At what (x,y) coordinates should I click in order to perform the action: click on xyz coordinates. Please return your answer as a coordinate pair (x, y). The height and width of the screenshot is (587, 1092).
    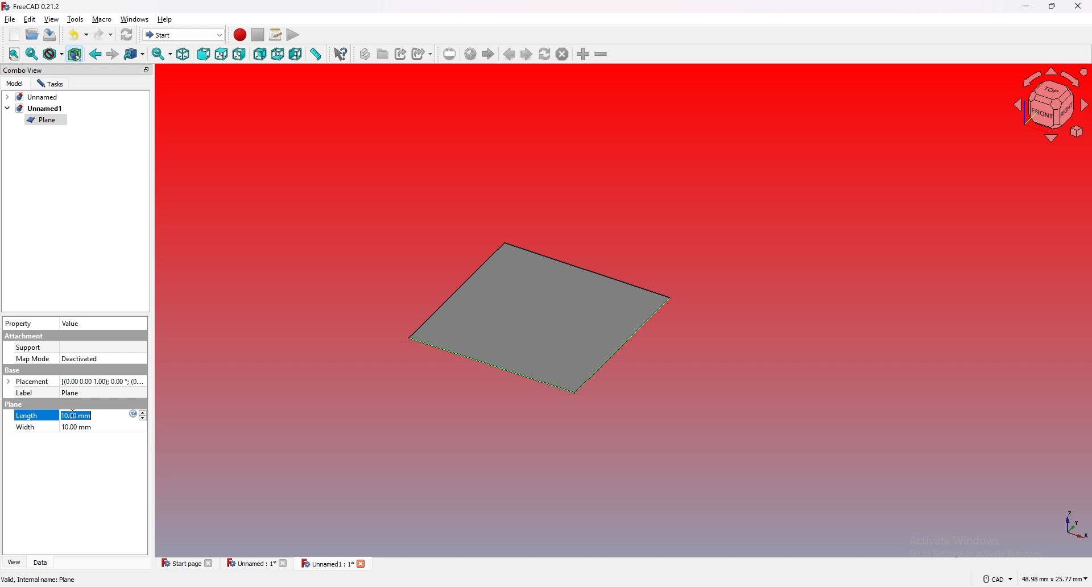
    Looking at the image, I should click on (1062, 526).